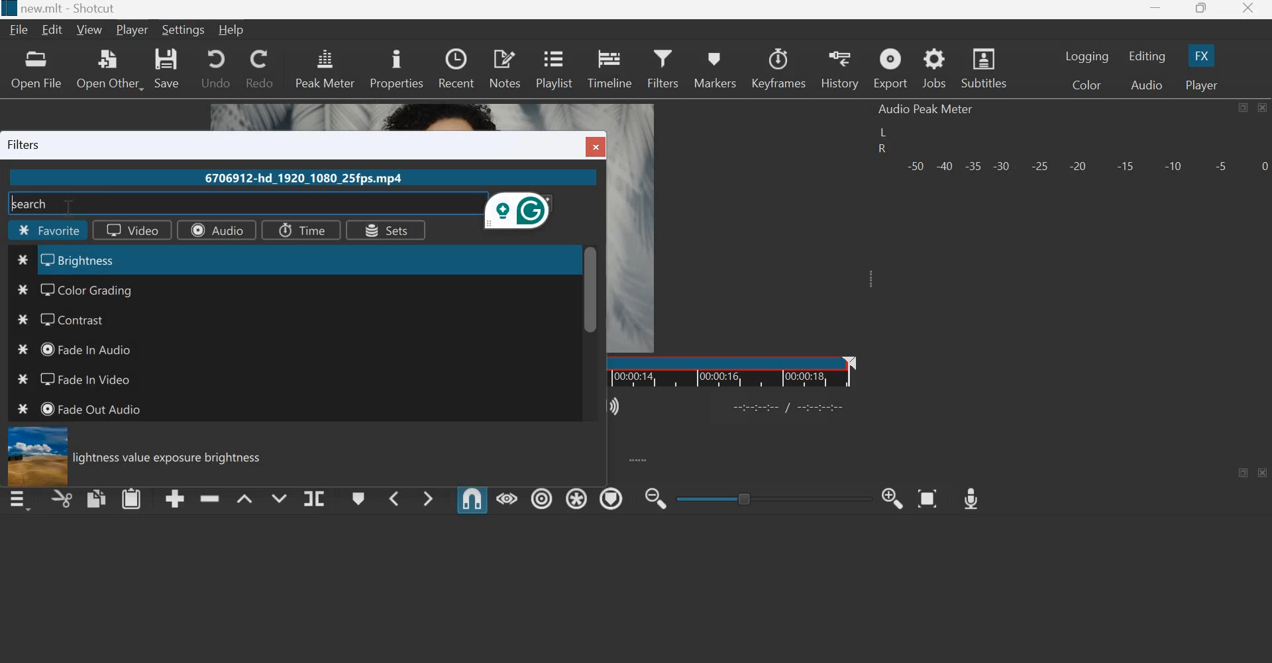 The height and width of the screenshot is (663, 1272). I want to click on append, so click(176, 498).